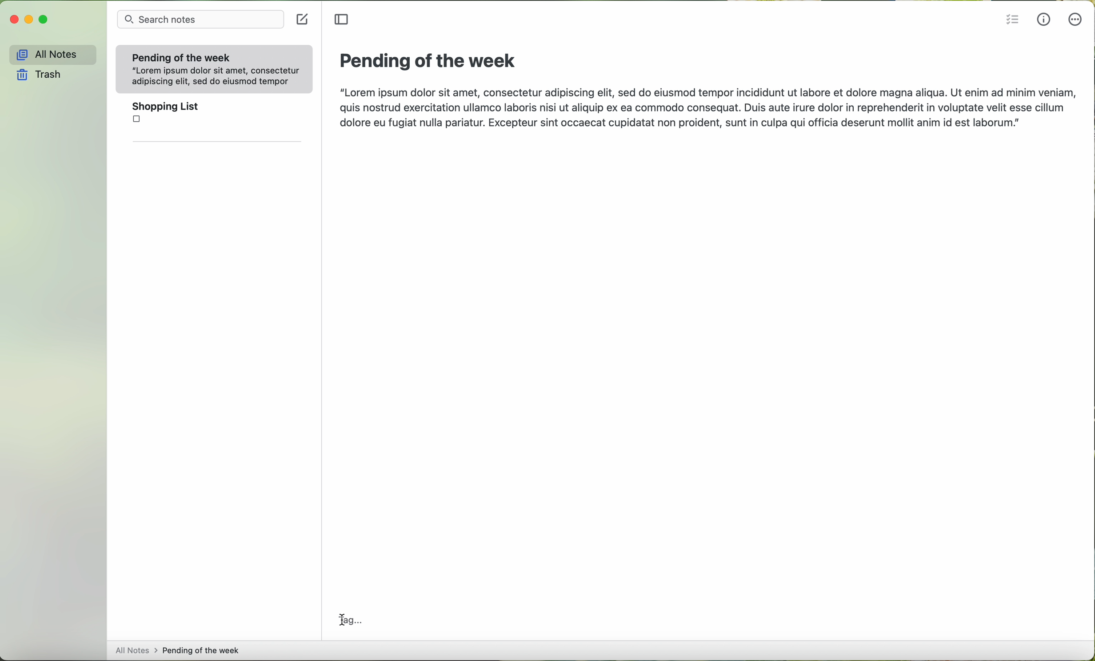  What do you see at coordinates (29, 20) in the screenshot?
I see `minimize program` at bounding box center [29, 20].